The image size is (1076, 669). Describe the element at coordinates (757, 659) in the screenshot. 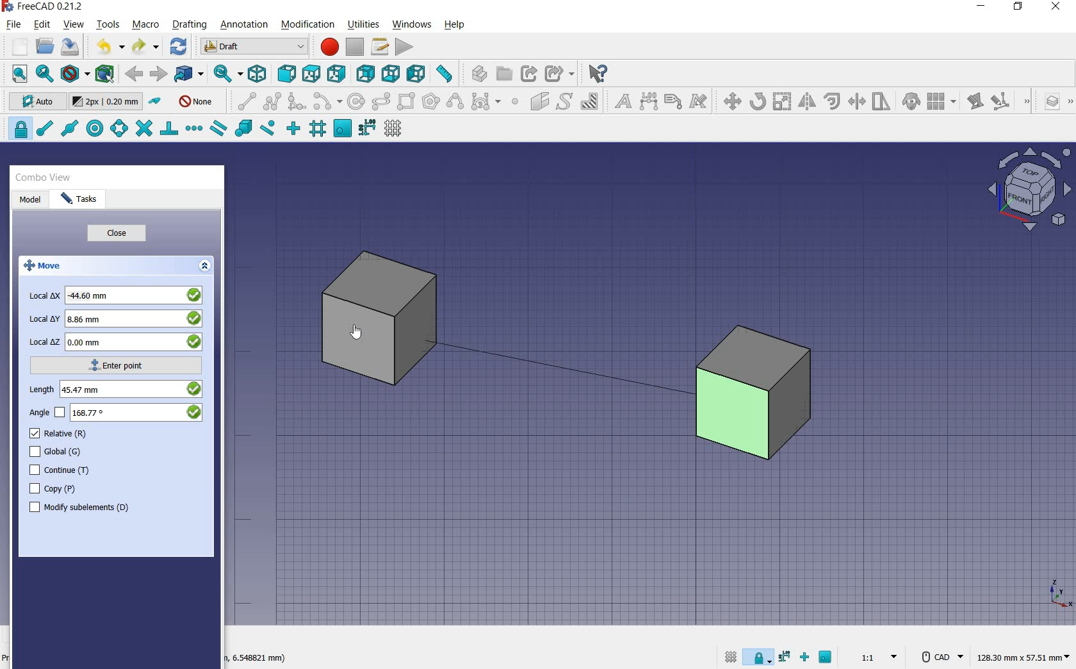

I see `snap lock` at that location.